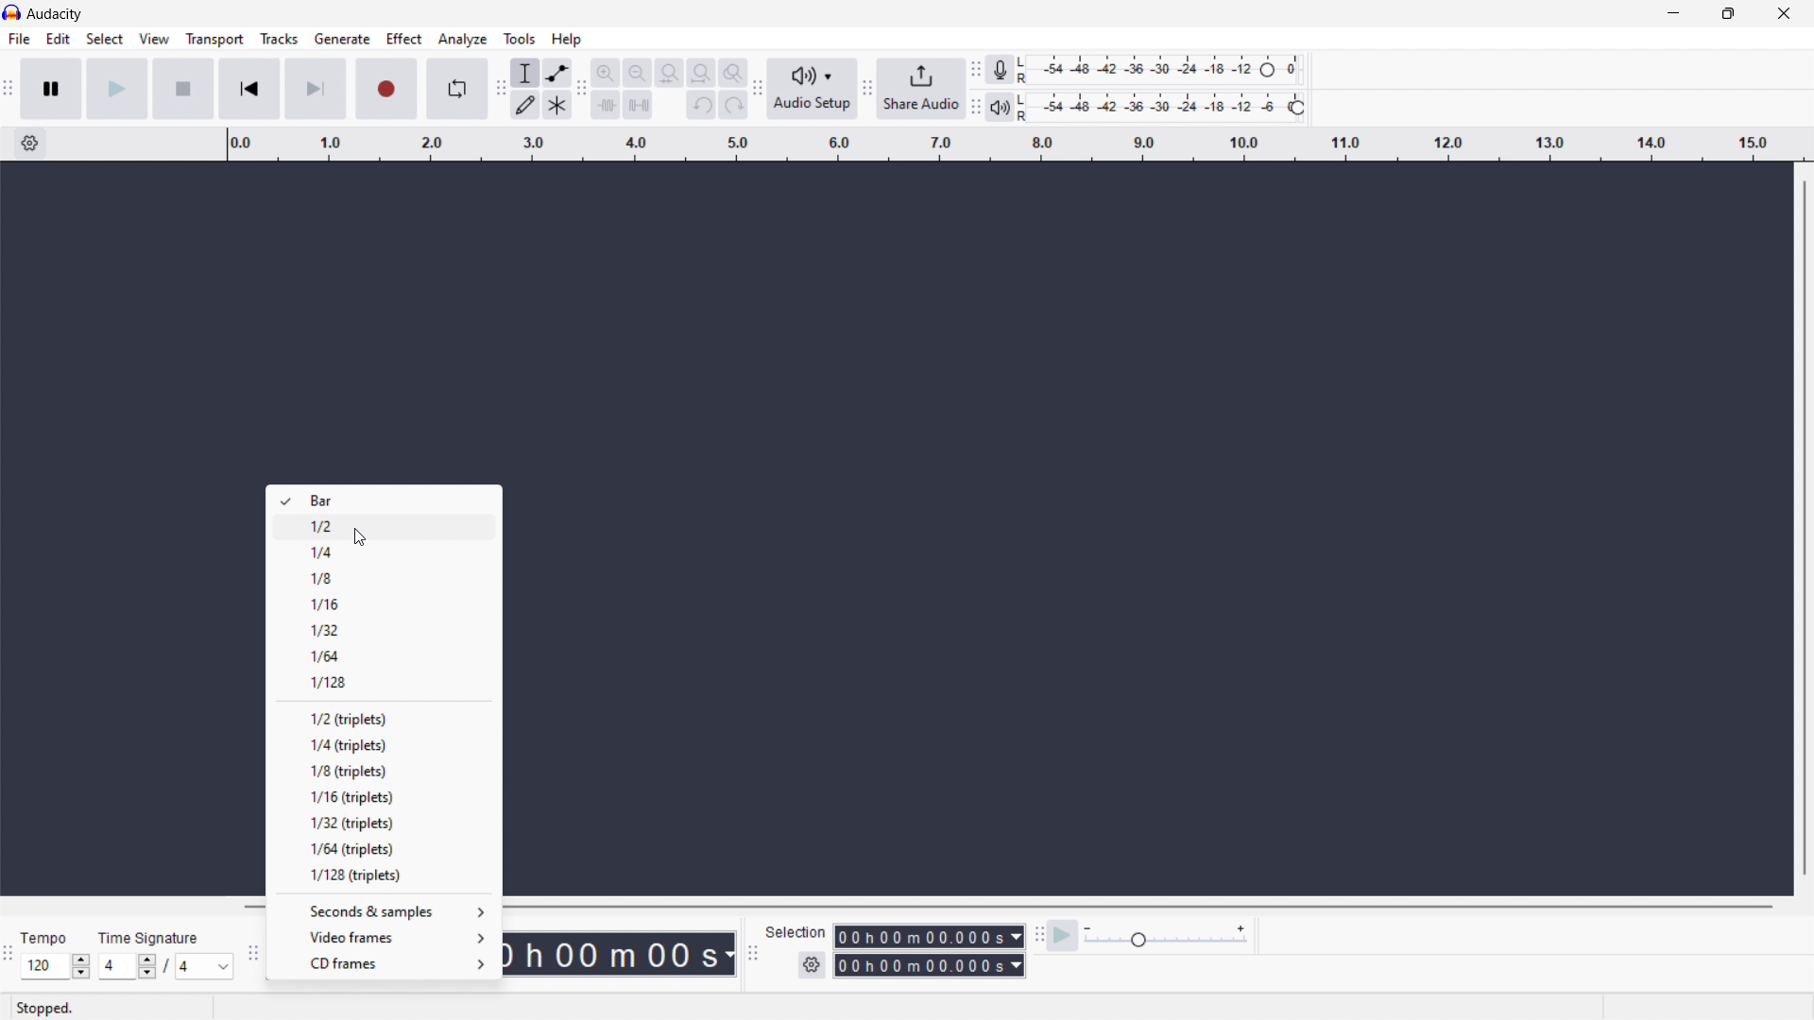 The height and width of the screenshot is (1020, 1814). What do you see at coordinates (151, 940) in the screenshot?
I see `Time Signature` at bounding box center [151, 940].